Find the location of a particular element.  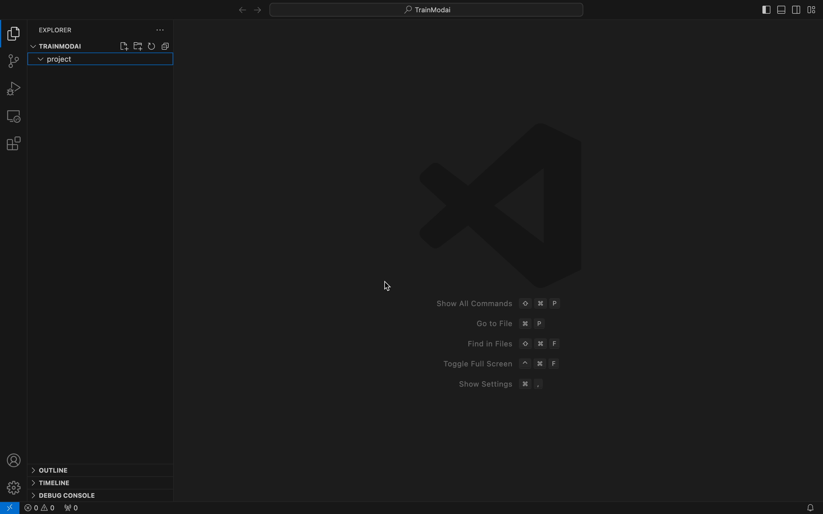

remote explore is located at coordinates (15, 115).